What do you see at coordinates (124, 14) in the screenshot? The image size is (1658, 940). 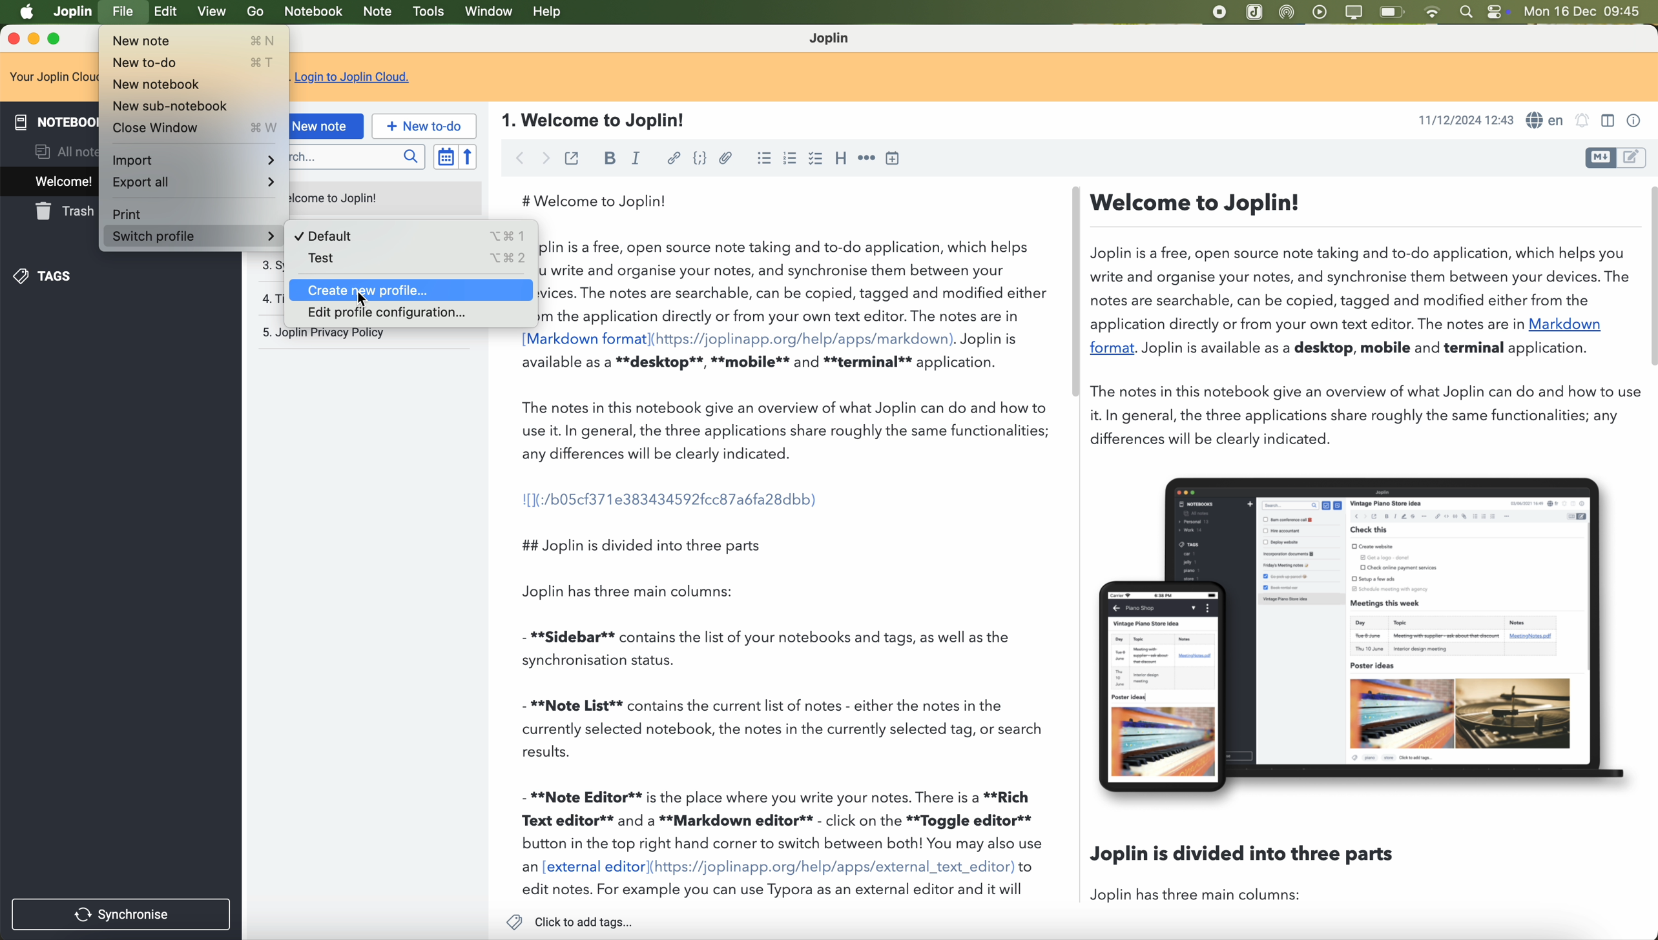 I see `click on file` at bounding box center [124, 14].